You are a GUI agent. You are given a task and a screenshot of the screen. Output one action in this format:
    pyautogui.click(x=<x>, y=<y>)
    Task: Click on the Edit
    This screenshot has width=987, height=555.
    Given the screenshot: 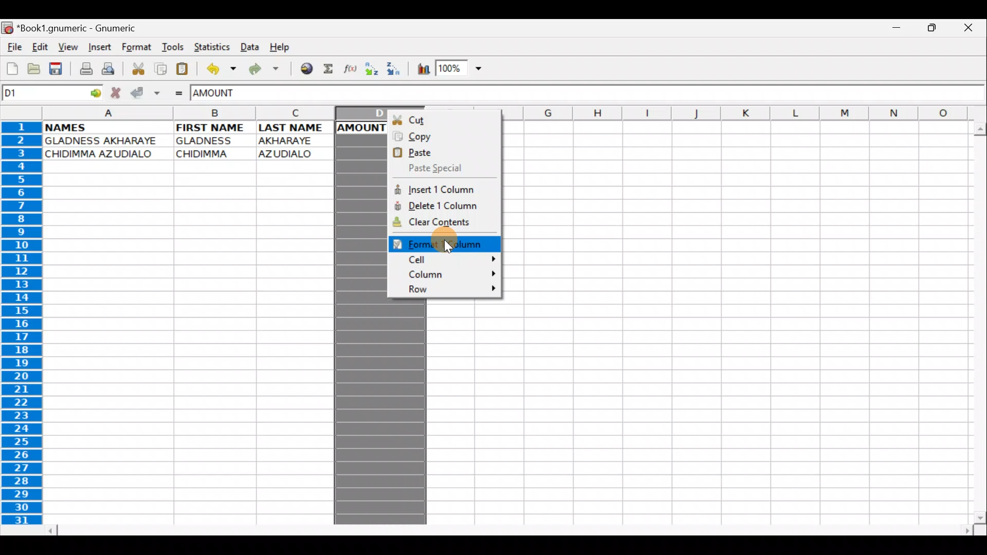 What is the action you would take?
    pyautogui.click(x=41, y=48)
    